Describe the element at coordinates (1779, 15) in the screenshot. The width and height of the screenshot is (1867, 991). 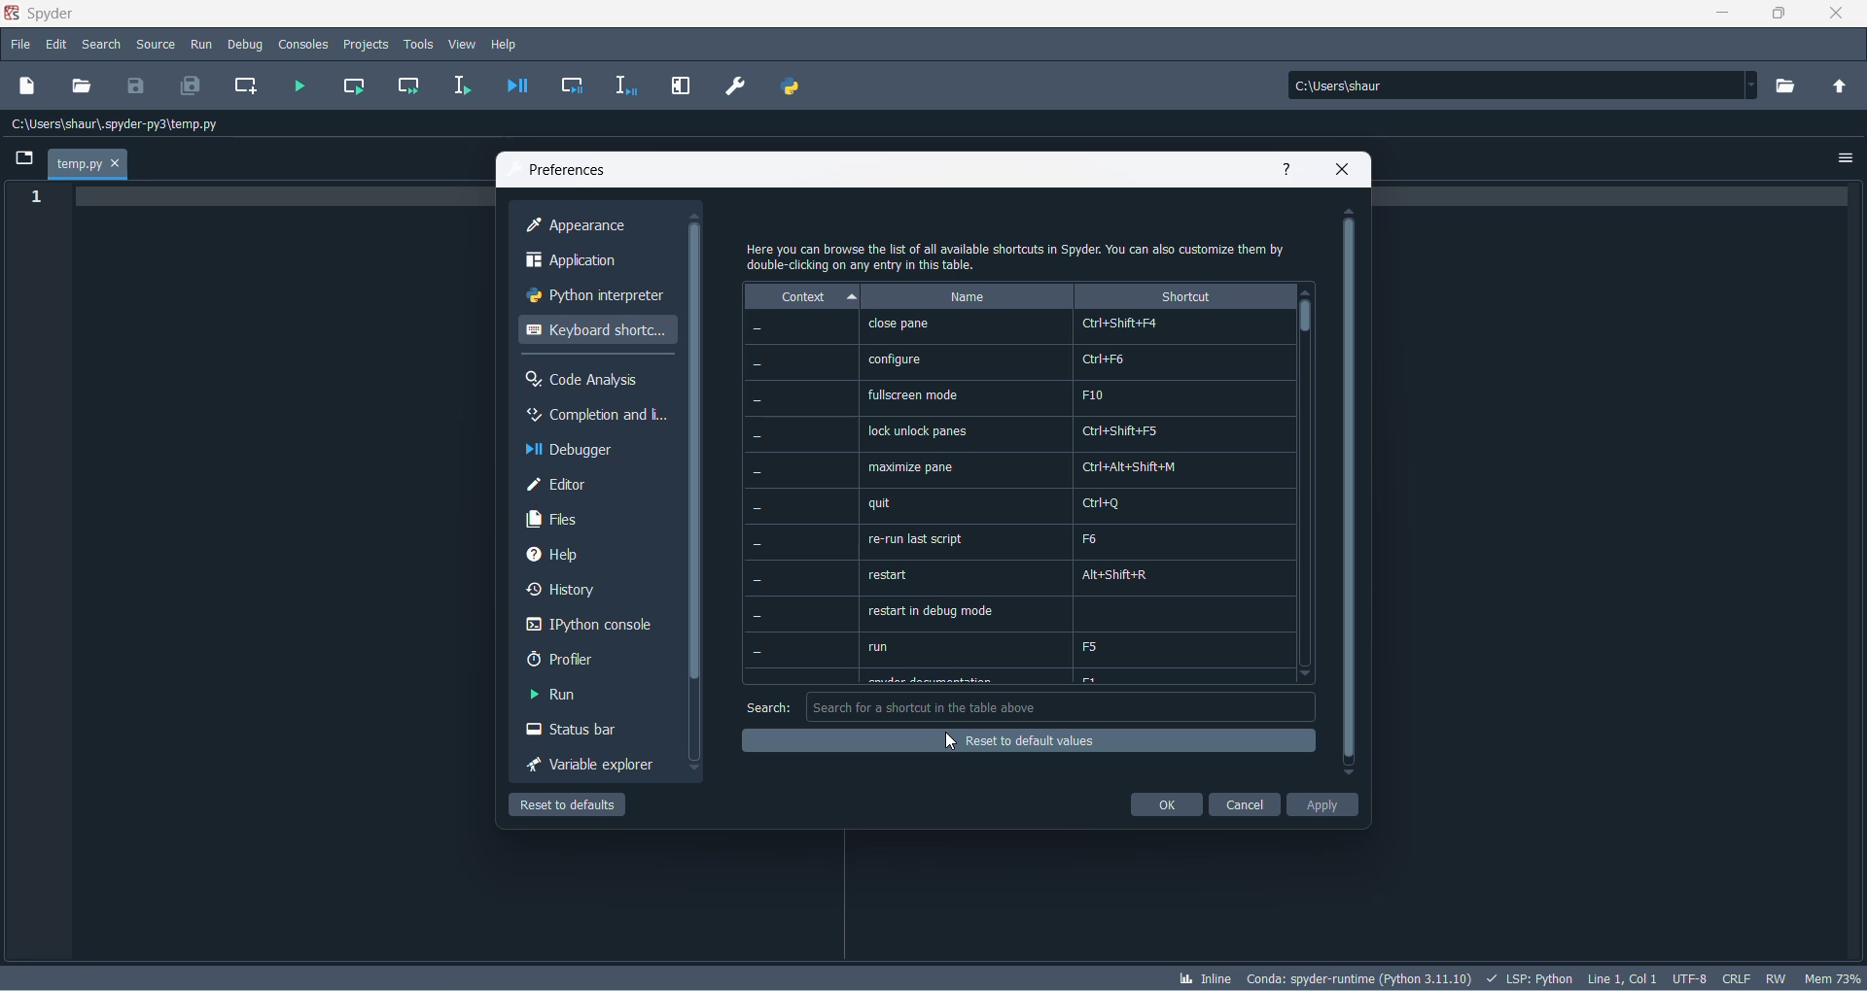
I see `maximize` at that location.